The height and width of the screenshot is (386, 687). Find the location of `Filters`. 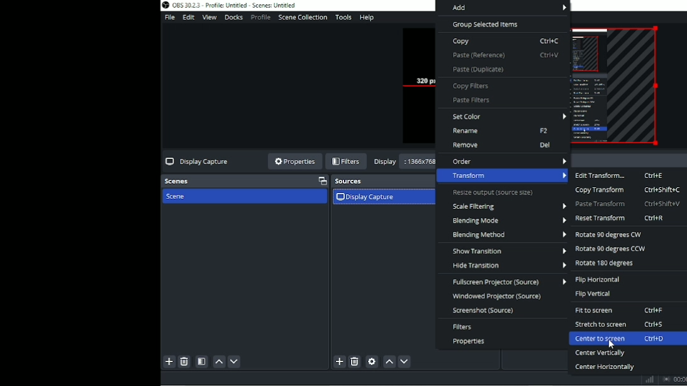

Filters is located at coordinates (346, 162).